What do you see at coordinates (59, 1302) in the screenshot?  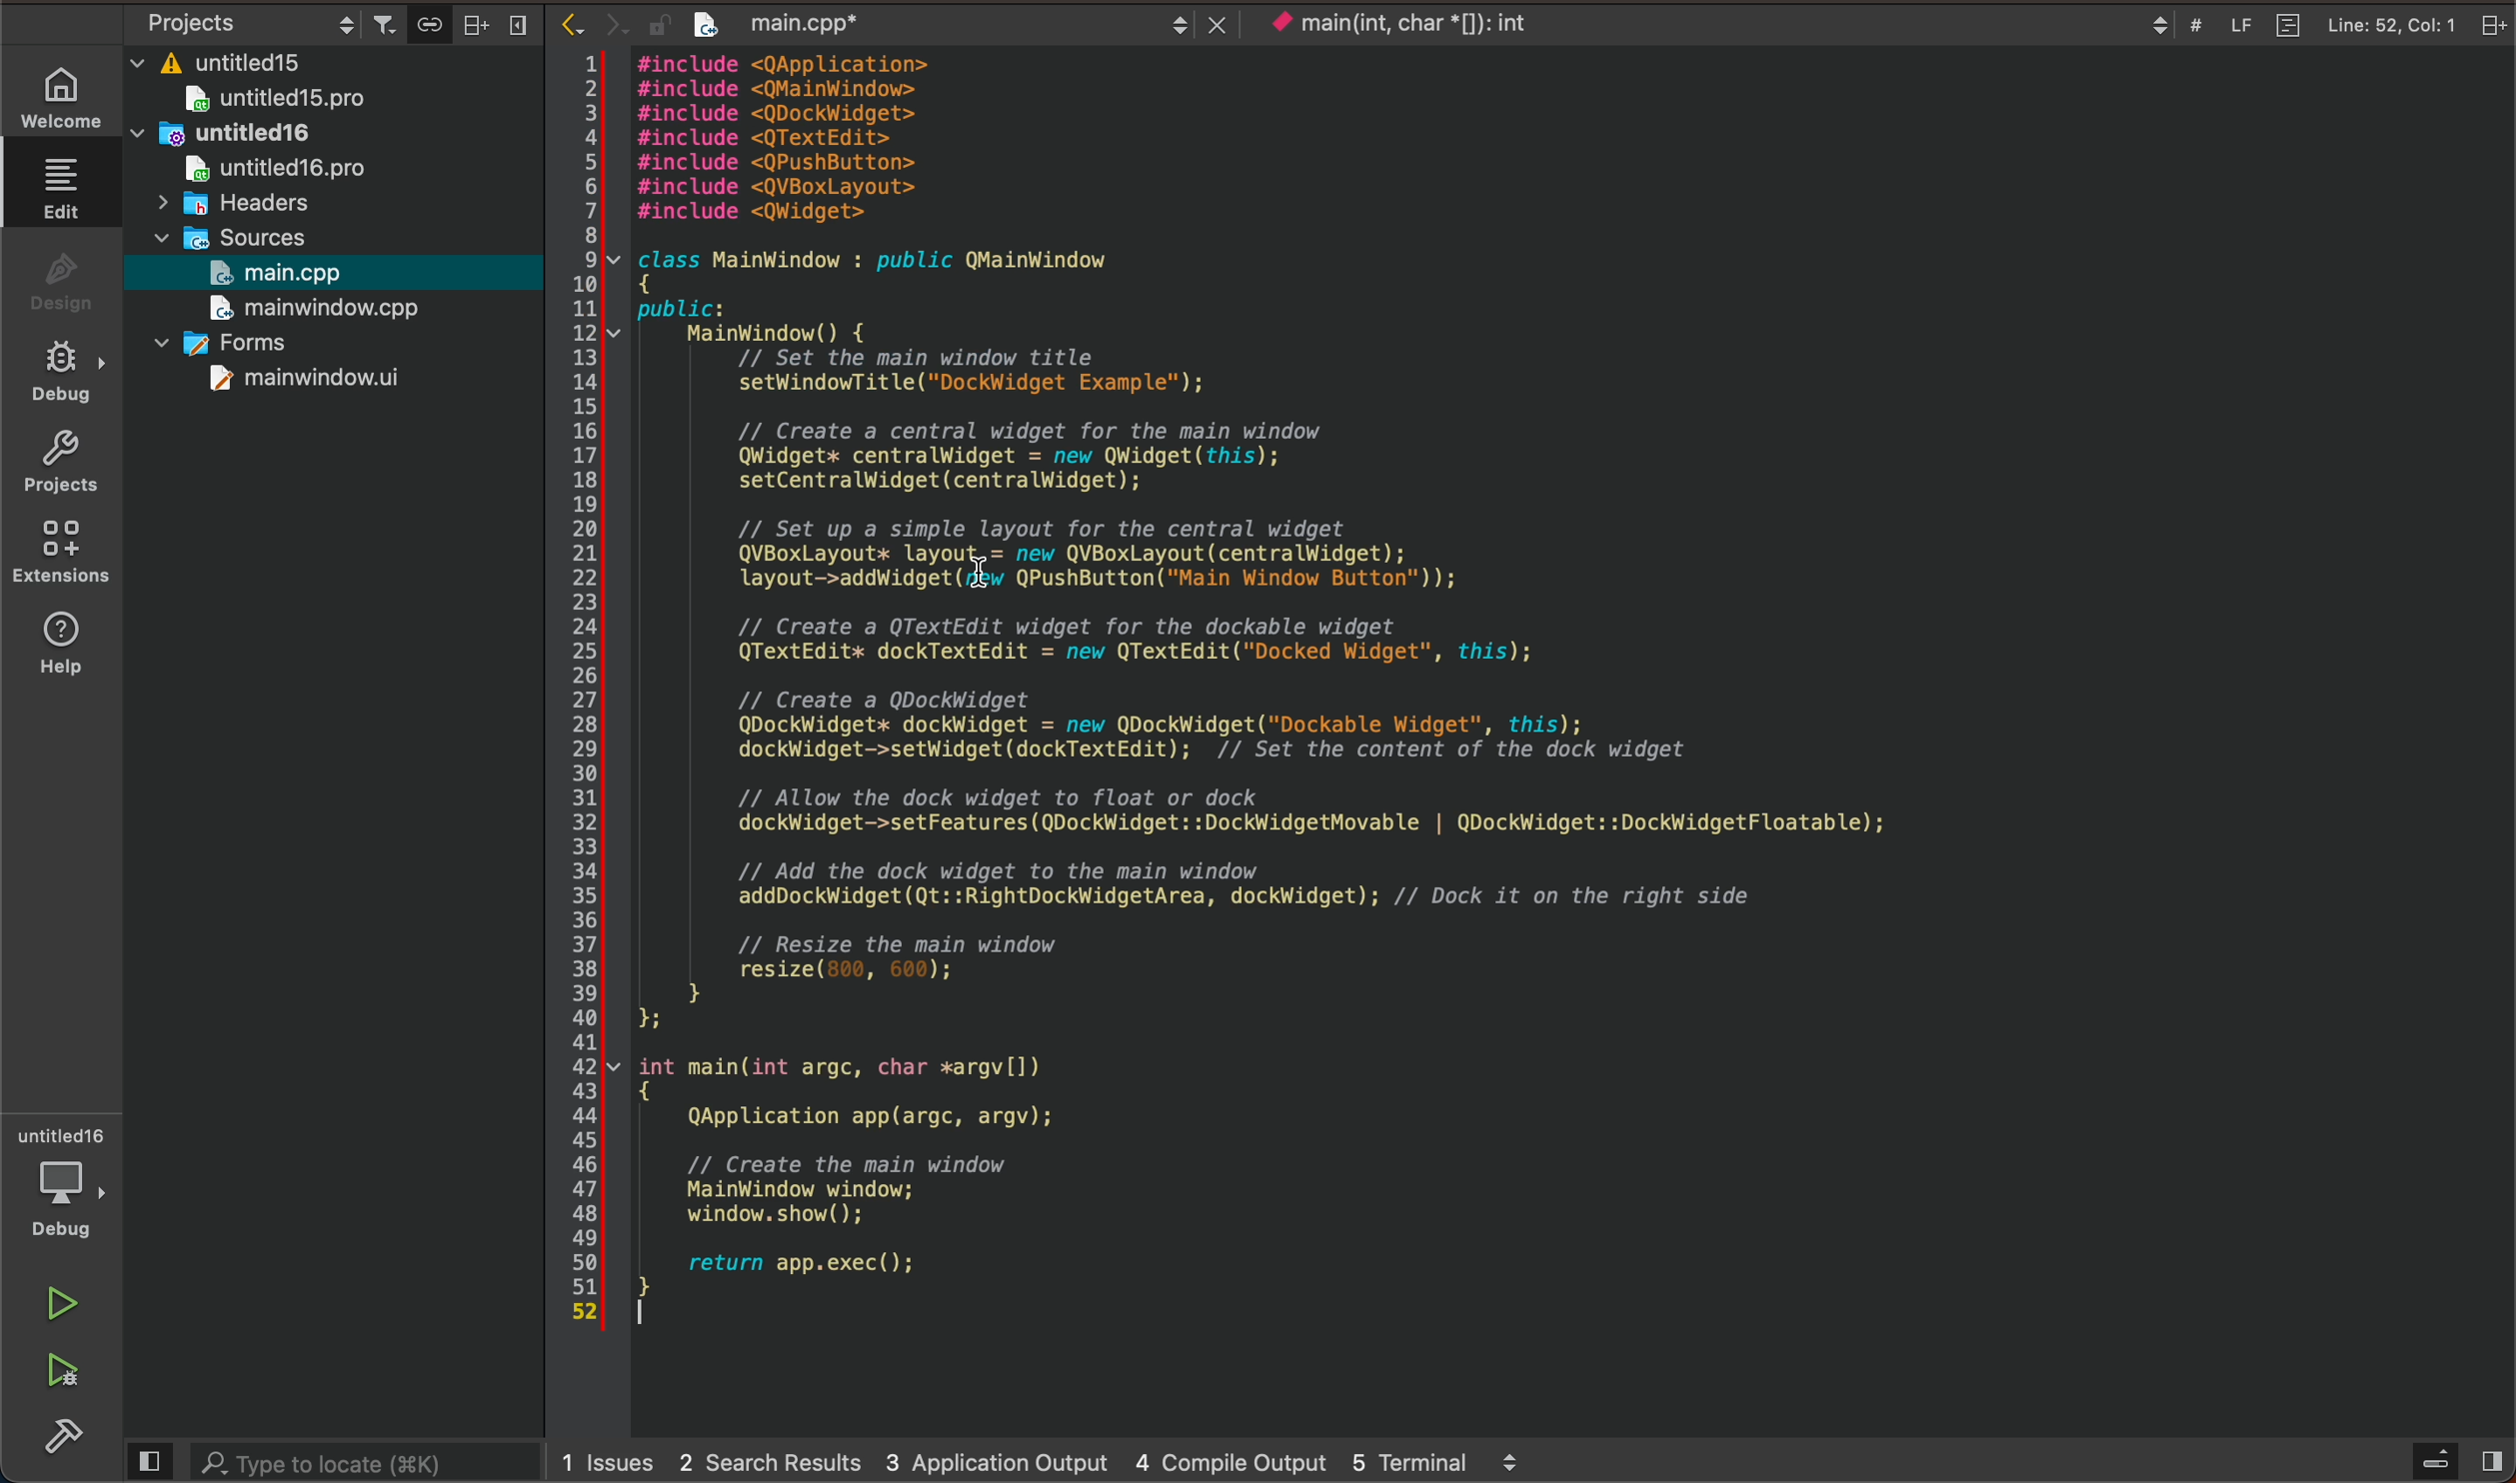 I see `run` at bounding box center [59, 1302].